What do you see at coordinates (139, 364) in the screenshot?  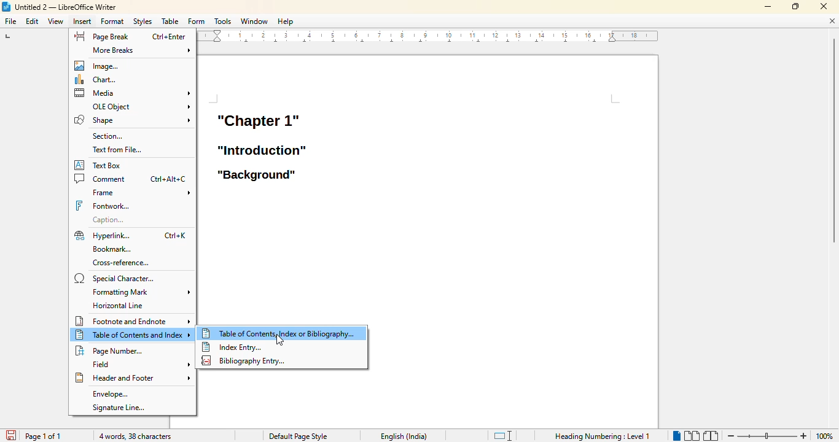 I see `field` at bounding box center [139, 364].